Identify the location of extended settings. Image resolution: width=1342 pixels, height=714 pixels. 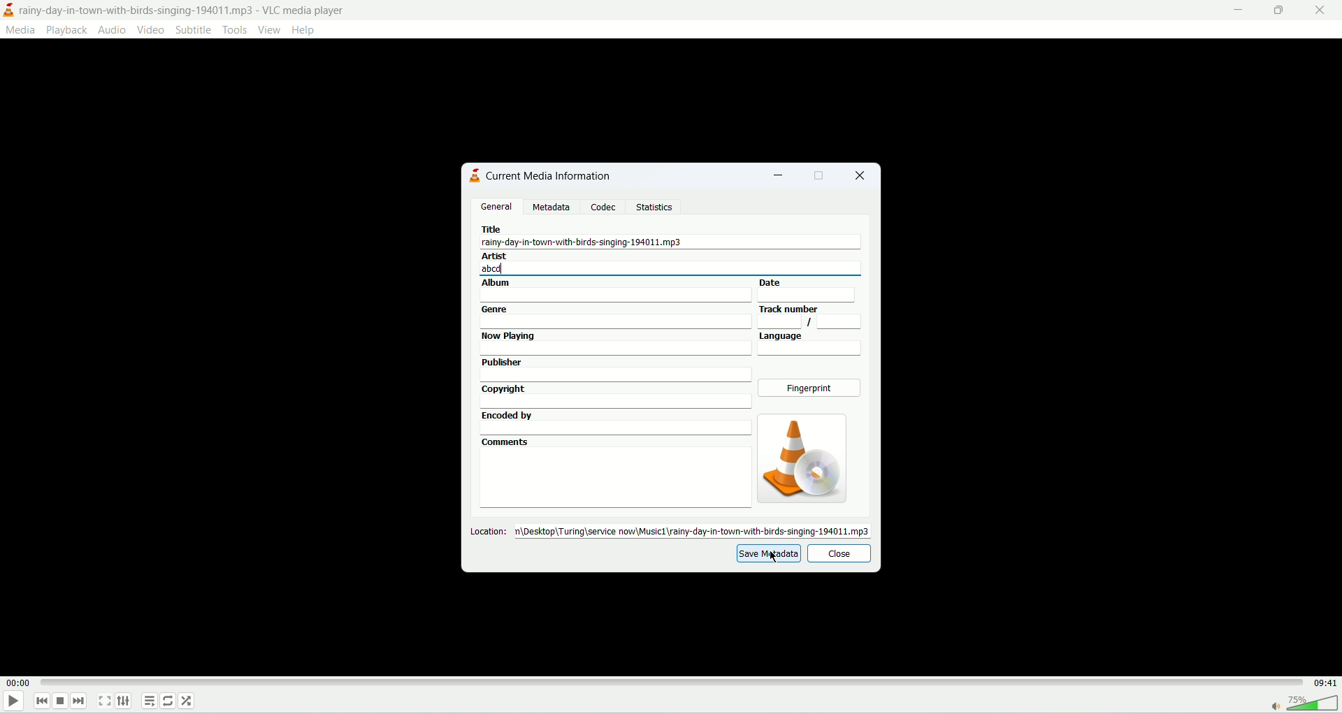
(128, 700).